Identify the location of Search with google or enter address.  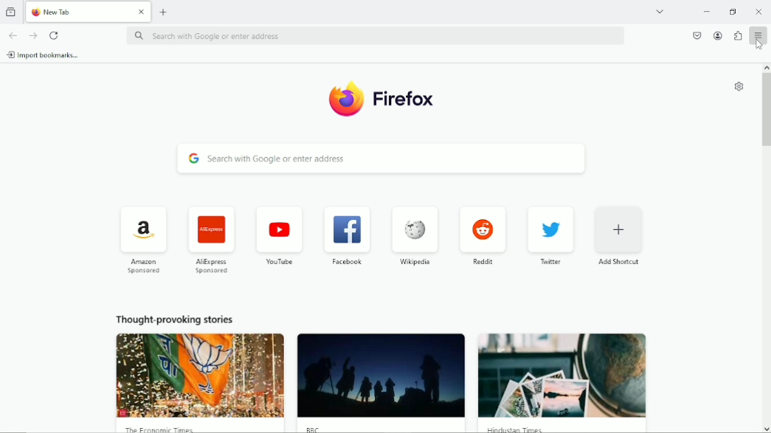
(383, 159).